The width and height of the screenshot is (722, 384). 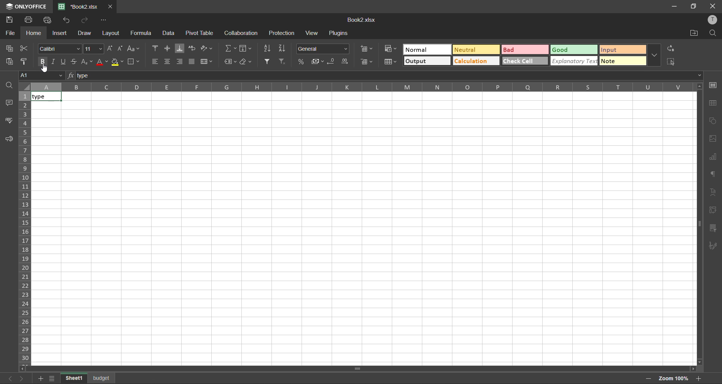 What do you see at coordinates (525, 50) in the screenshot?
I see `bad` at bounding box center [525, 50].